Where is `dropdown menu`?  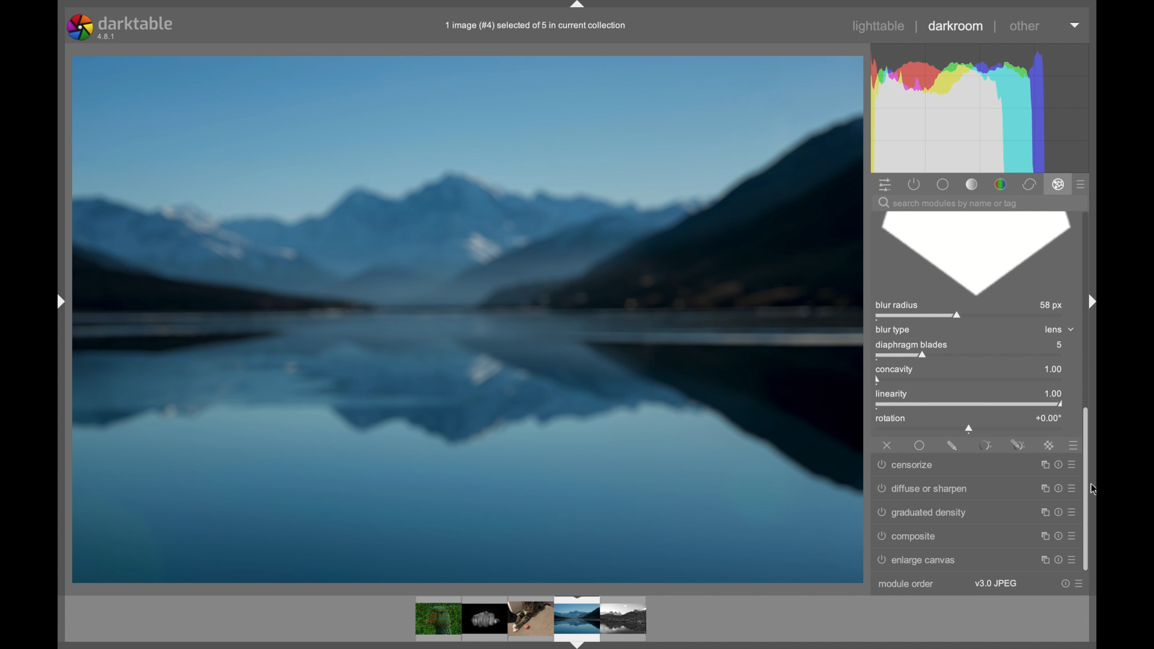 dropdown menu is located at coordinates (1076, 26).